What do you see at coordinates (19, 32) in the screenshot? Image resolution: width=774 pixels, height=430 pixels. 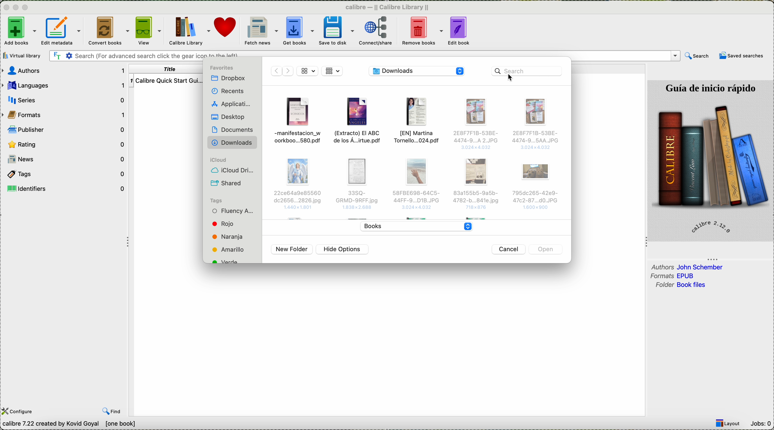 I see `click on add books` at bounding box center [19, 32].